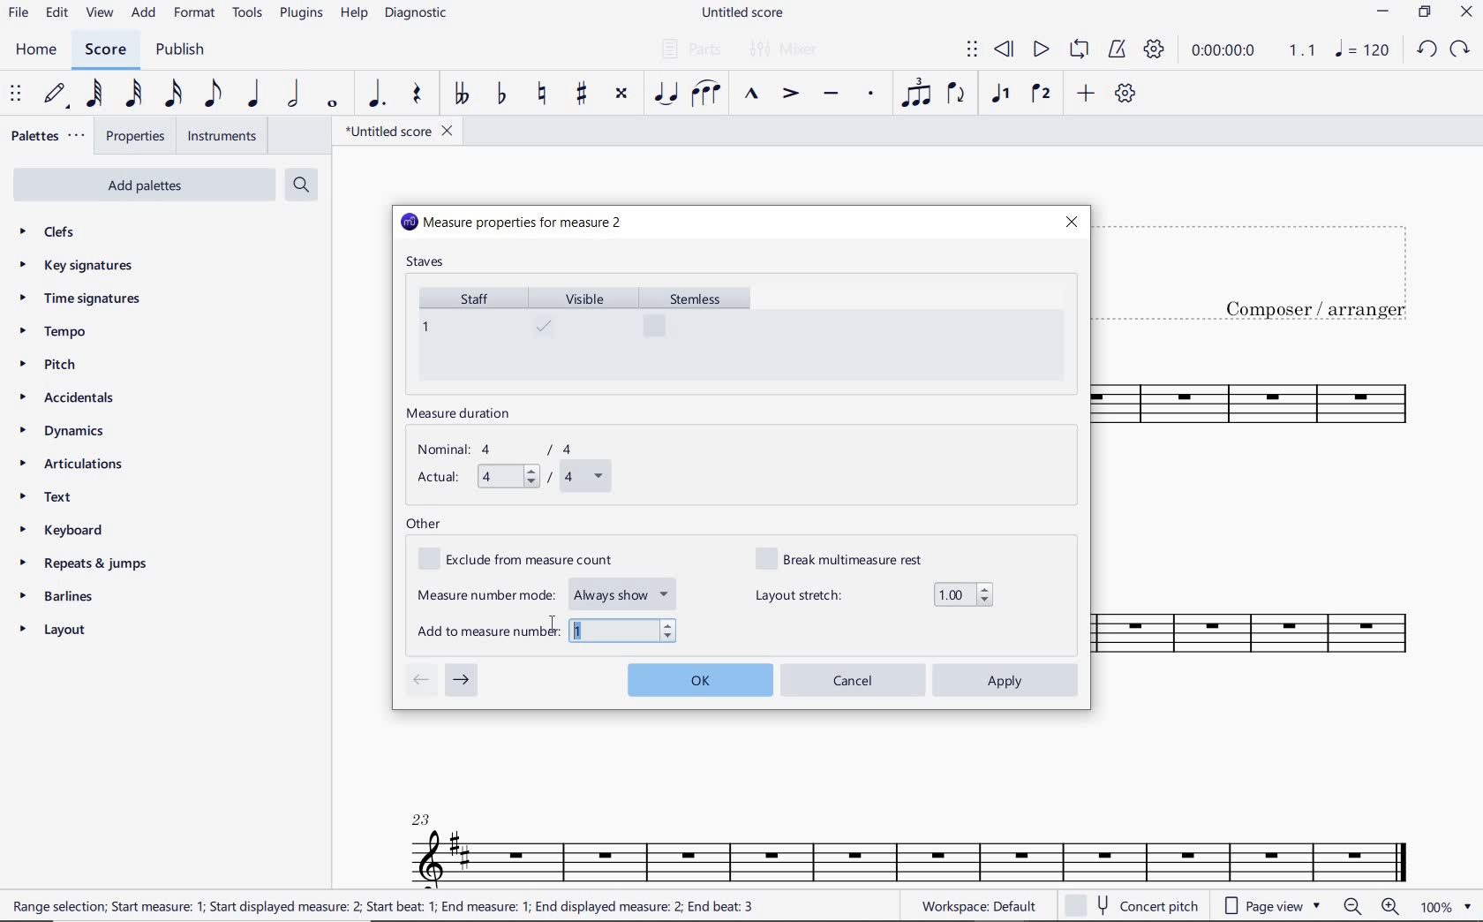 This screenshot has width=1483, height=922. What do you see at coordinates (548, 631) in the screenshot?
I see `add to measure number` at bounding box center [548, 631].